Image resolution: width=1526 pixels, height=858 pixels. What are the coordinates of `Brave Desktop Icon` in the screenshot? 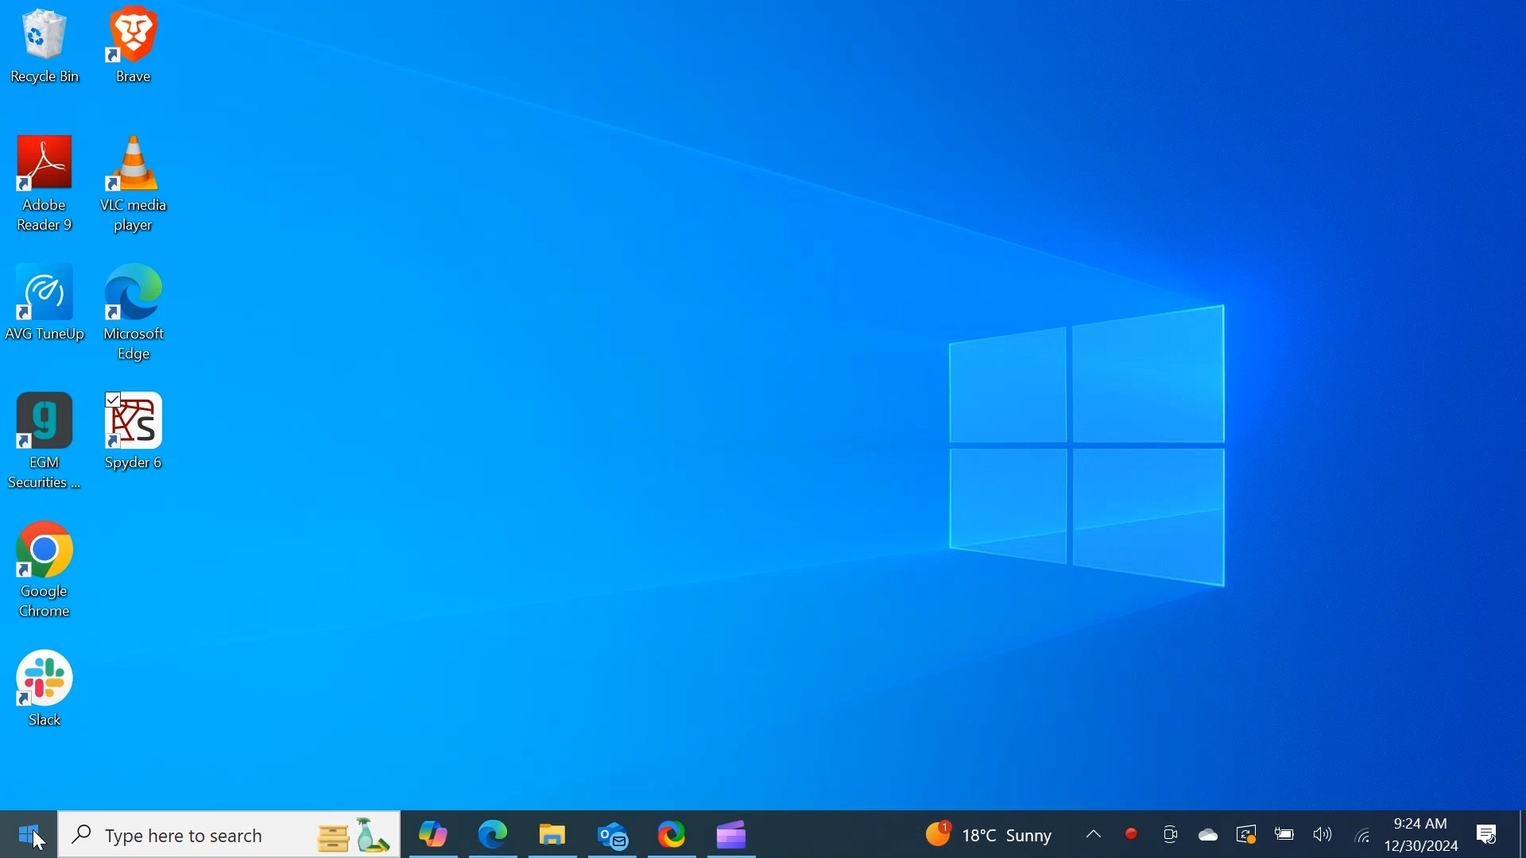 It's located at (139, 51).